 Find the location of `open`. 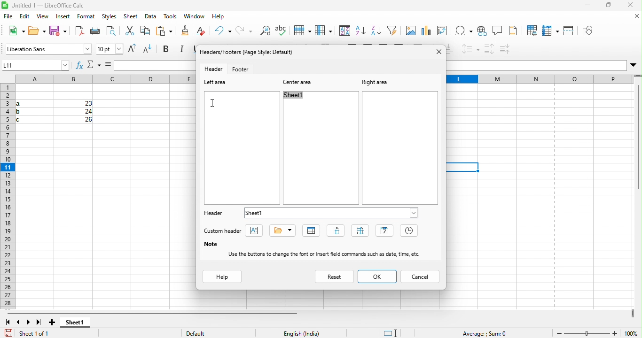

open is located at coordinates (37, 31).